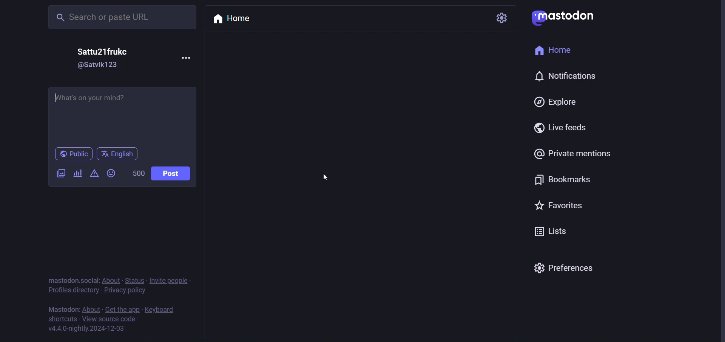 Image resolution: width=725 pixels, height=342 pixels. What do you see at coordinates (102, 51) in the screenshot?
I see `name` at bounding box center [102, 51].